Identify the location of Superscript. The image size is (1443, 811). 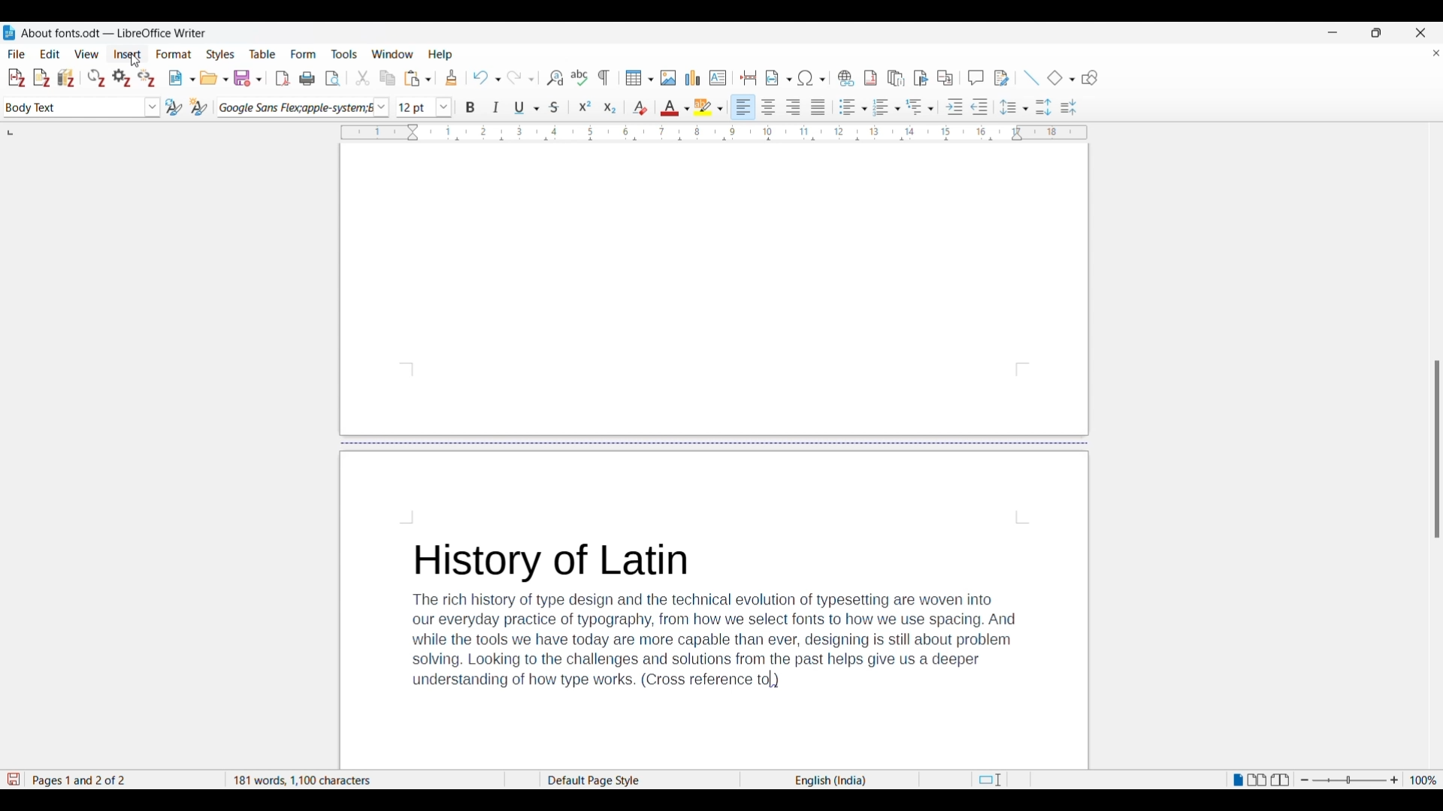
(585, 107).